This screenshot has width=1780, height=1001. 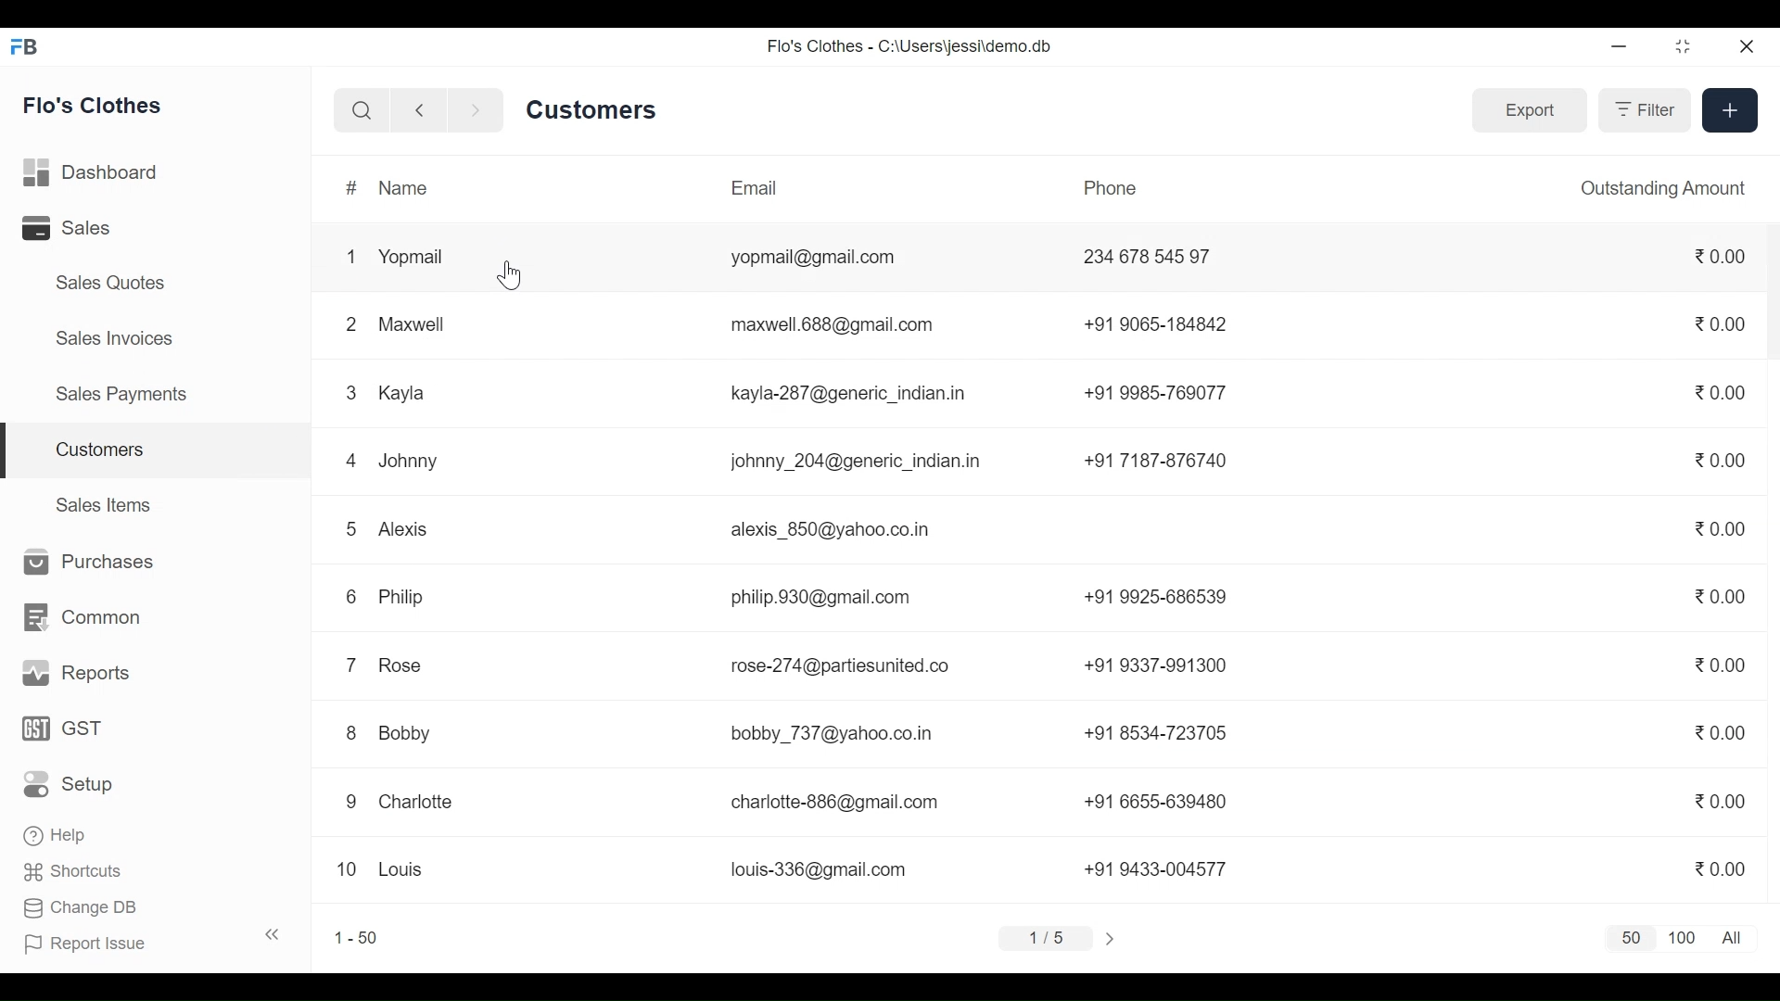 I want to click on Setup, so click(x=73, y=783).